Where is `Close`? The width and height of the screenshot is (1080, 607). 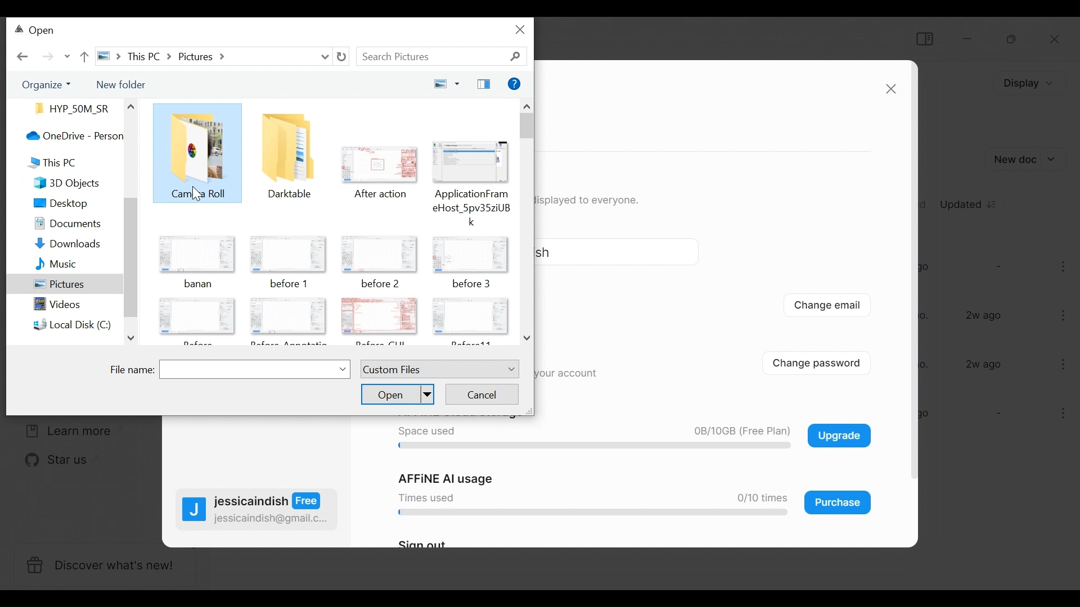
Close is located at coordinates (1056, 40).